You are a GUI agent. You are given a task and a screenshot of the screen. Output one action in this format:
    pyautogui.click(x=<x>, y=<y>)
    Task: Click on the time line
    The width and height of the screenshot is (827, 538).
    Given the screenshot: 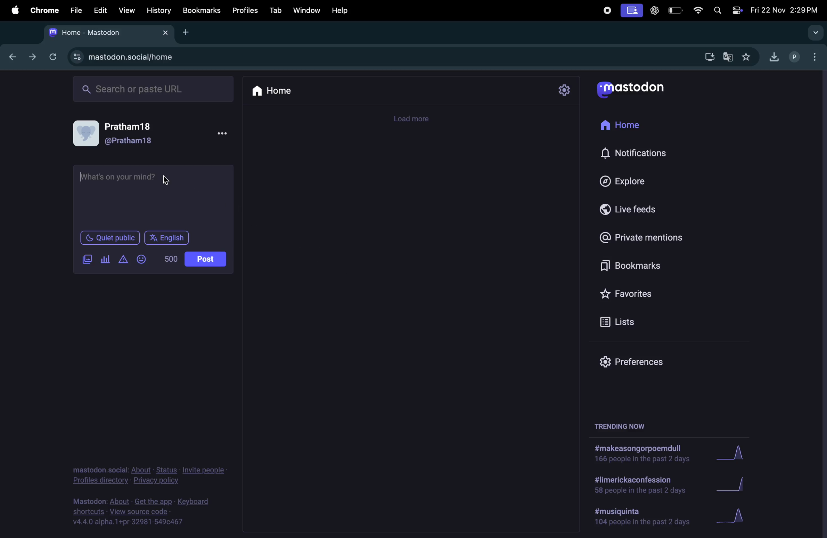 What is the action you would take?
    pyautogui.click(x=416, y=119)
    